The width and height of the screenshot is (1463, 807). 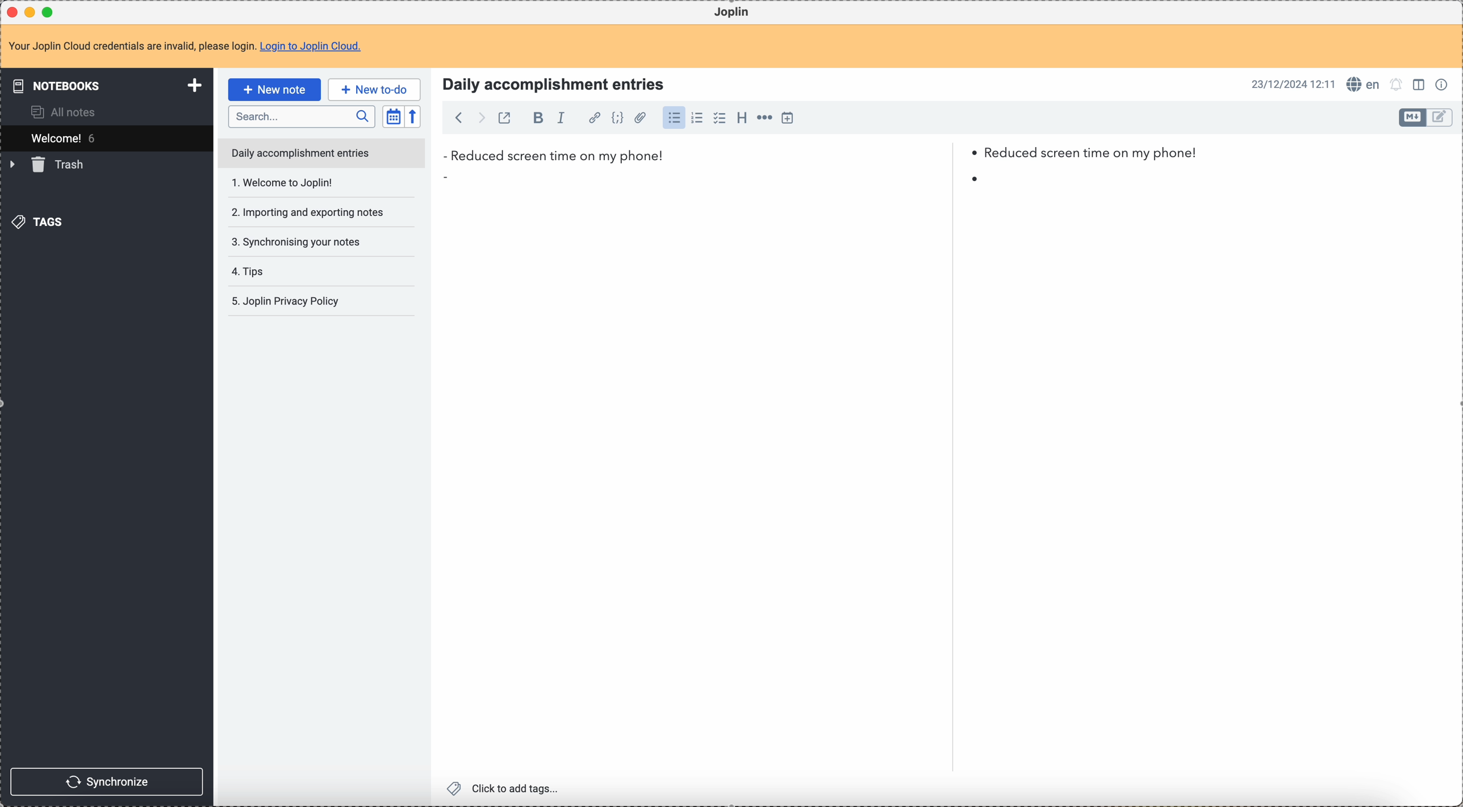 What do you see at coordinates (566, 118) in the screenshot?
I see `italic` at bounding box center [566, 118].